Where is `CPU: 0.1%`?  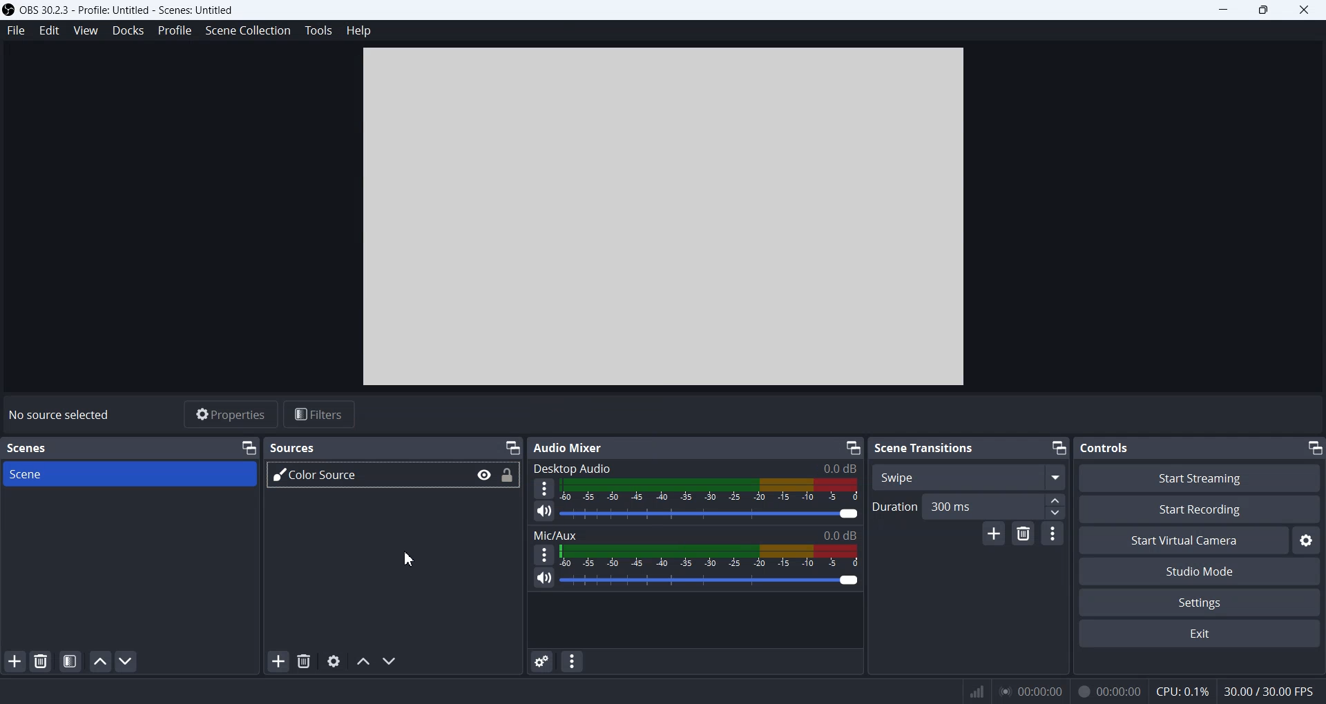 CPU: 0.1% is located at coordinates (1178, 690).